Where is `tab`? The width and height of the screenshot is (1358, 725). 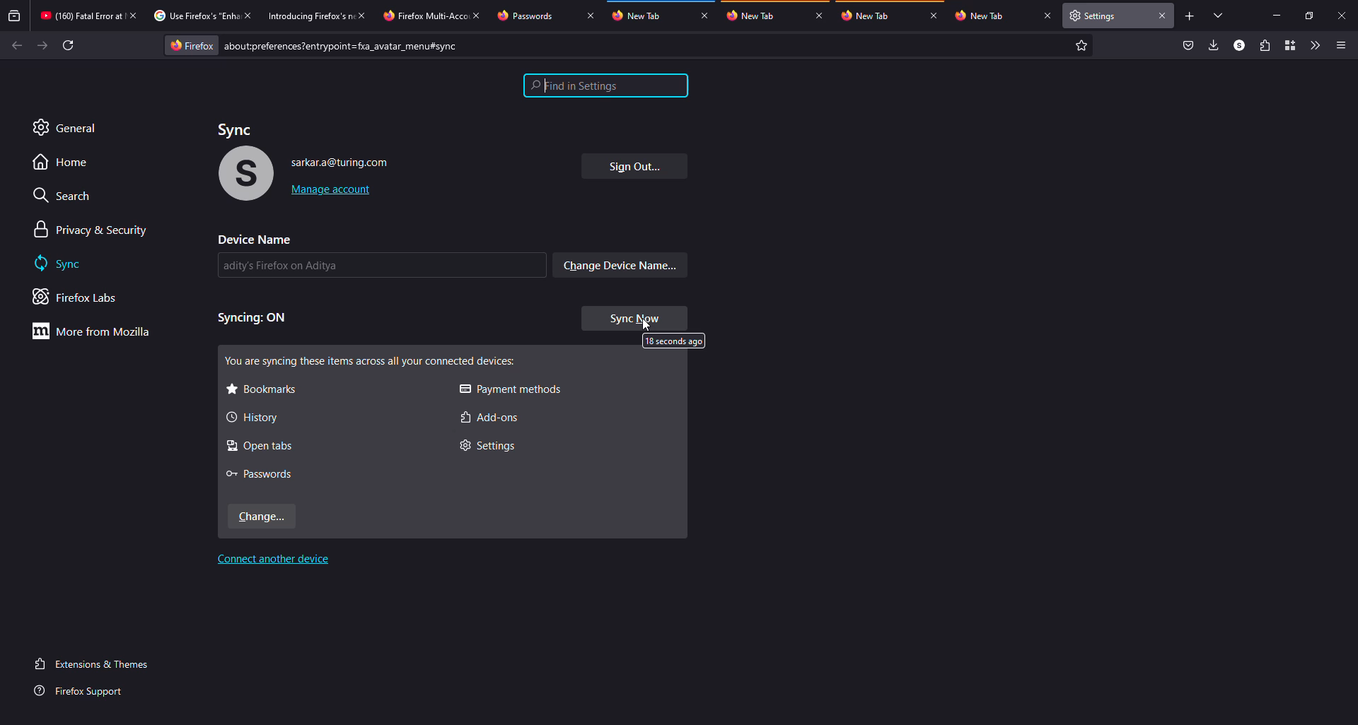 tab is located at coordinates (424, 15).